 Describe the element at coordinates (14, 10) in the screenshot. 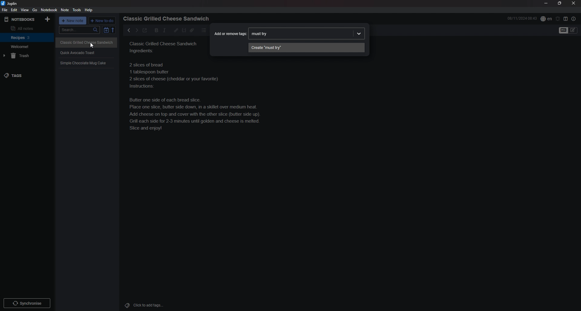

I see `edit` at that location.